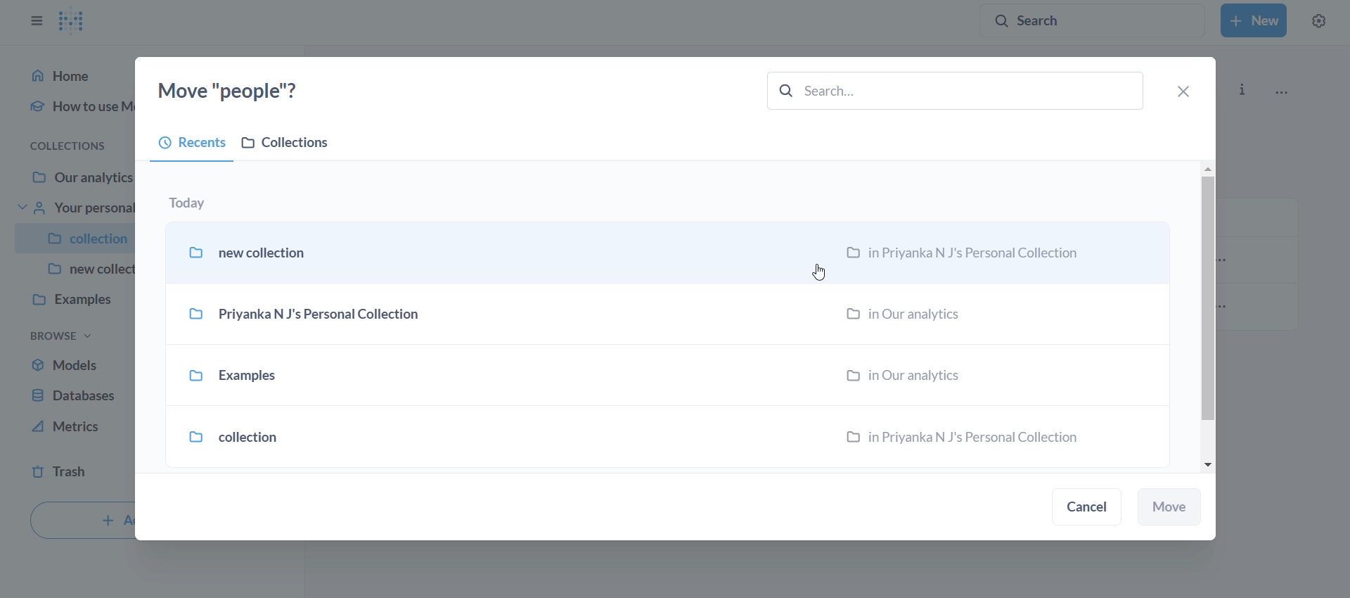  What do you see at coordinates (231, 92) in the screenshot?
I see `move "people"?` at bounding box center [231, 92].